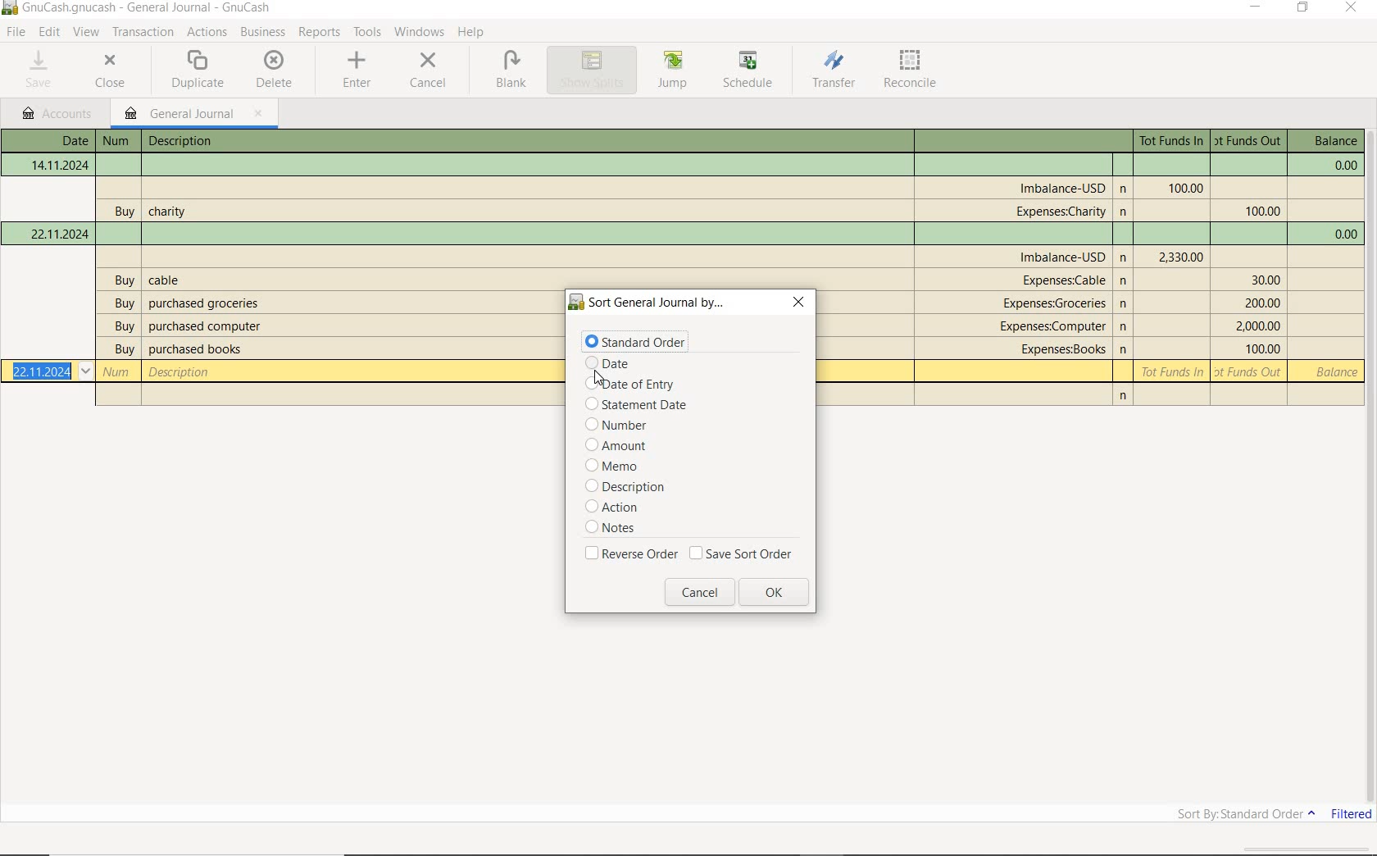 The width and height of the screenshot is (1377, 856). I want to click on buy, so click(122, 212).